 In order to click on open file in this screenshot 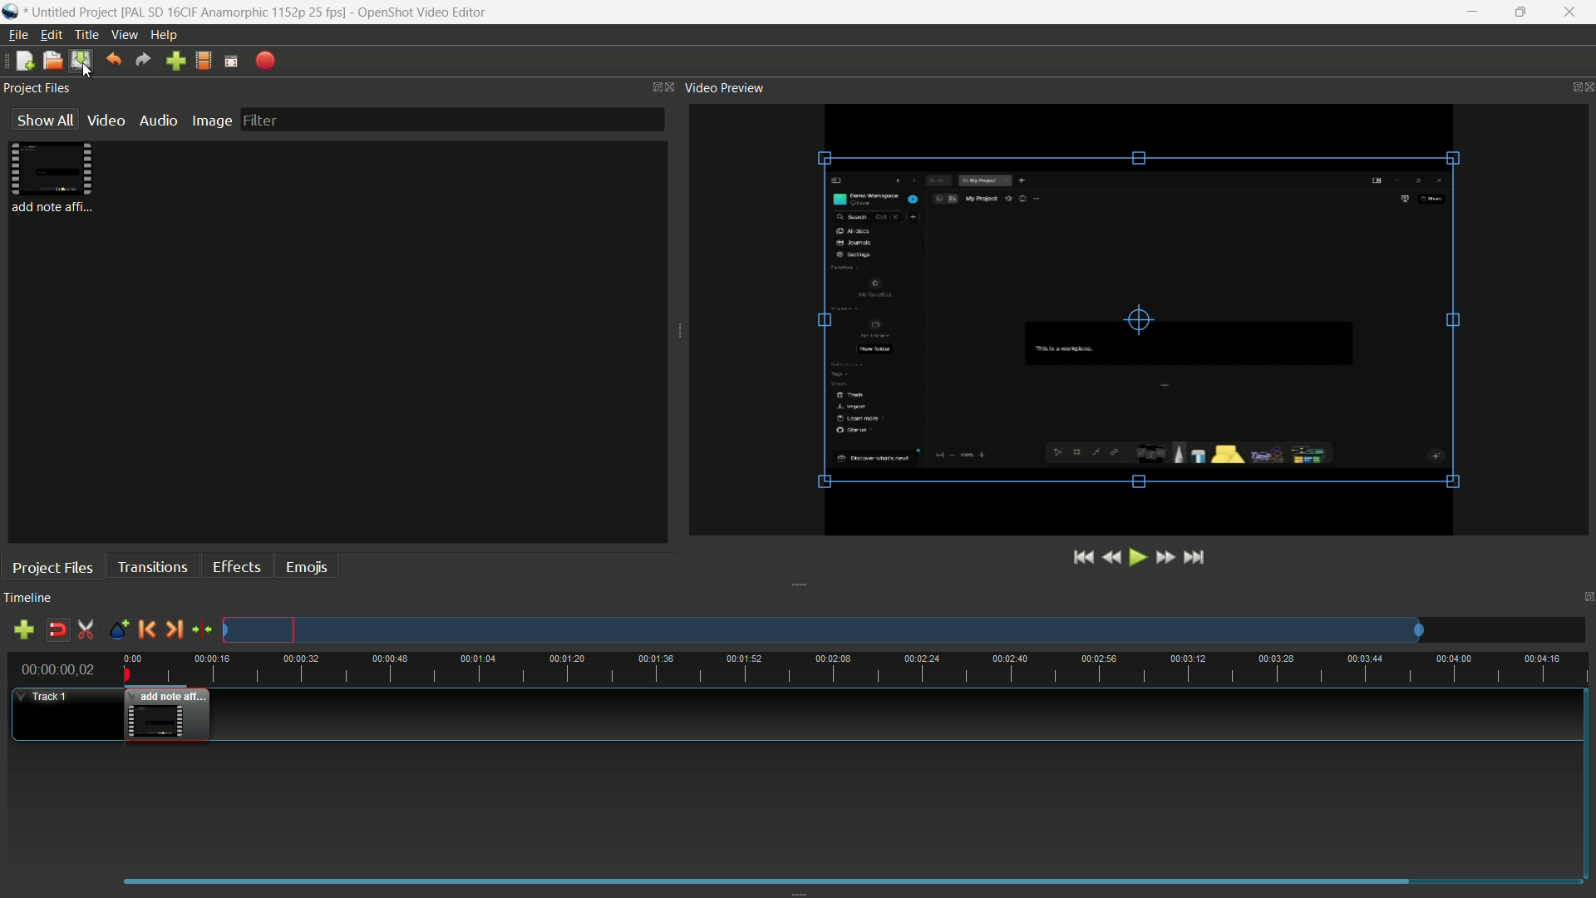, I will do `click(51, 61)`.